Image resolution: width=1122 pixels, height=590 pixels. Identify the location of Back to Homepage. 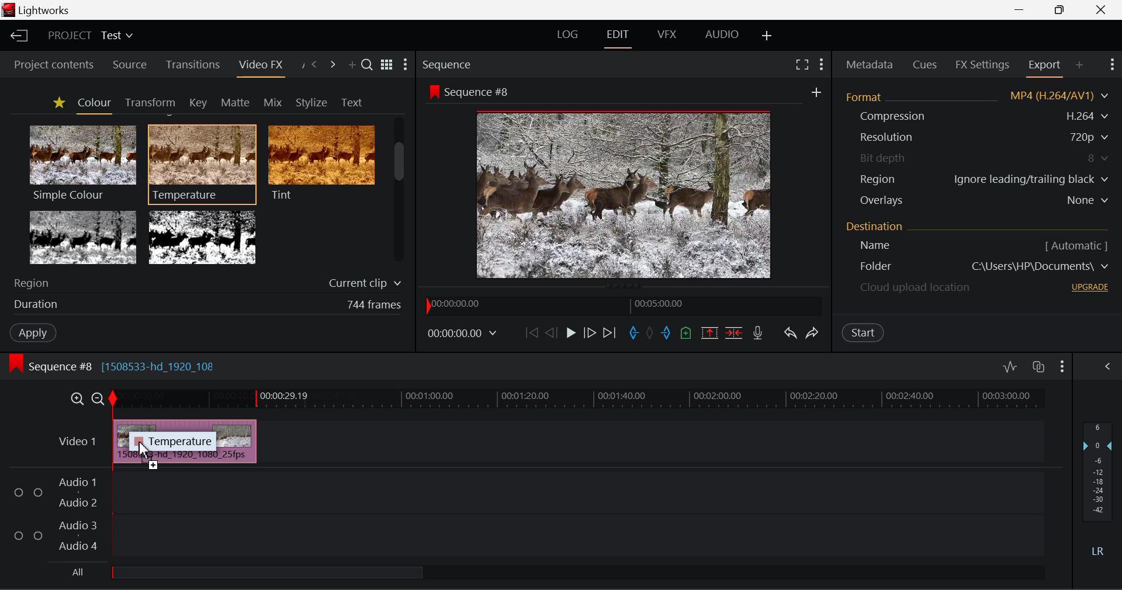
(18, 34).